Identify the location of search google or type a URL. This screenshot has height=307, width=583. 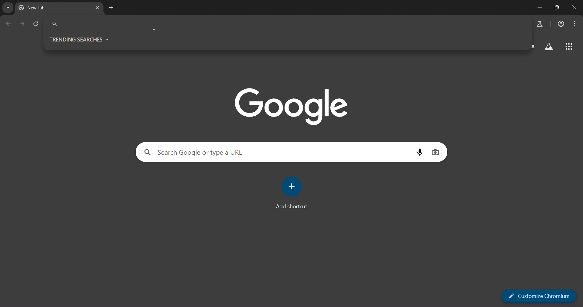
(280, 24).